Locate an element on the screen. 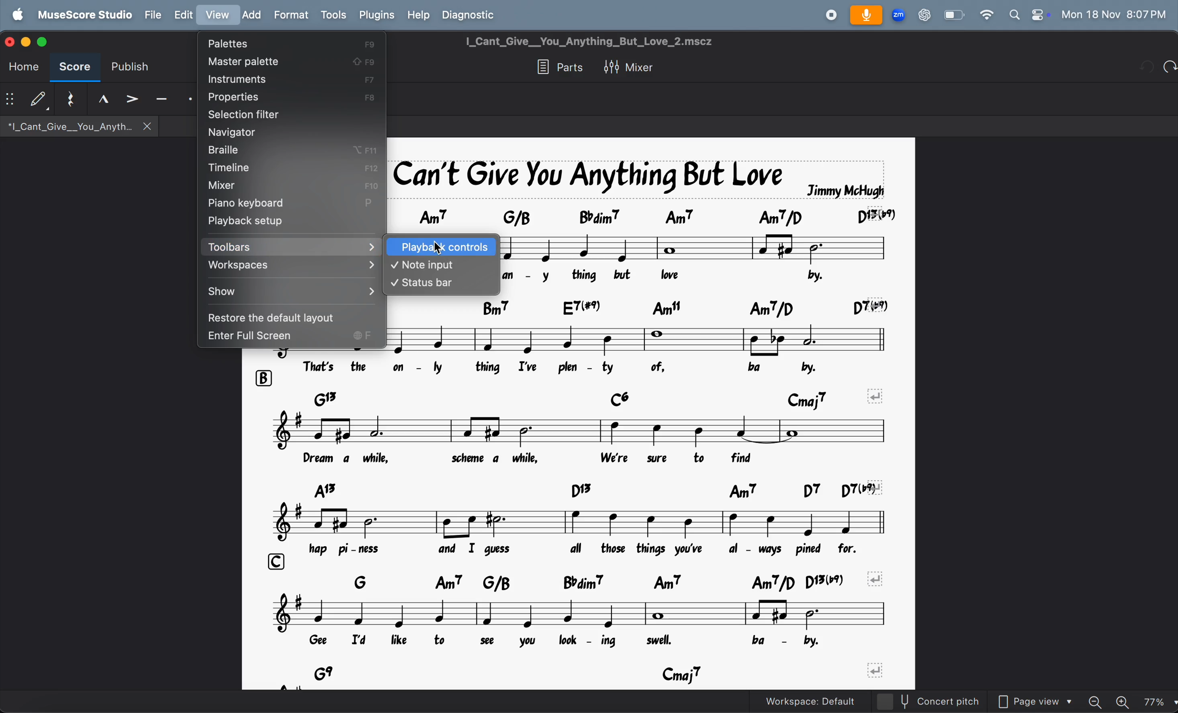 Image resolution: width=1178 pixels, height=713 pixels. *|_Cant_Give__You_Anyth.. X is located at coordinates (78, 126).